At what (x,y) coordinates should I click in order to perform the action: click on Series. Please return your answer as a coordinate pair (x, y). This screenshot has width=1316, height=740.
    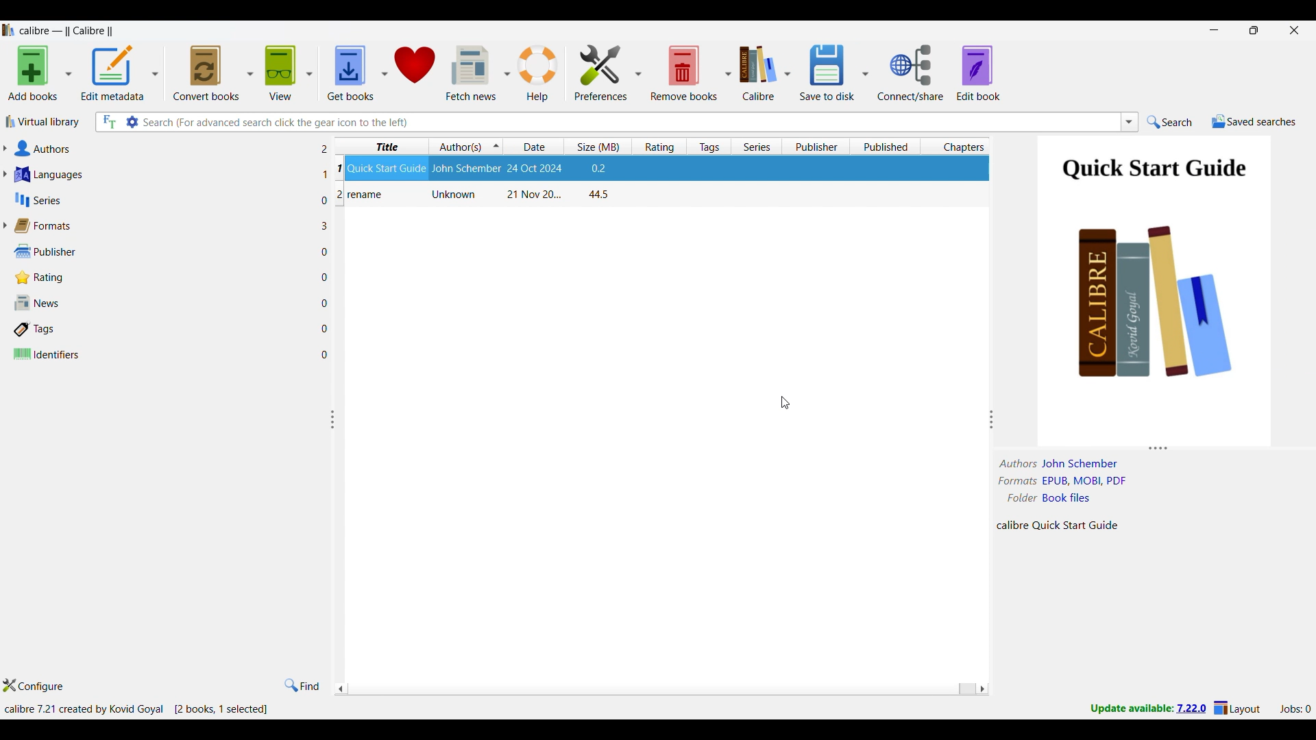
    Looking at the image, I should click on (164, 199).